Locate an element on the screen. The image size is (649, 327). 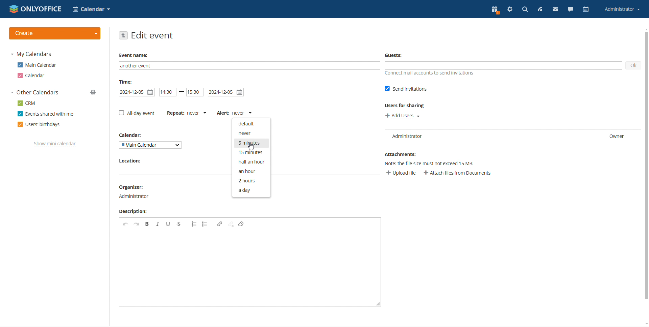
main calendar is located at coordinates (37, 65).